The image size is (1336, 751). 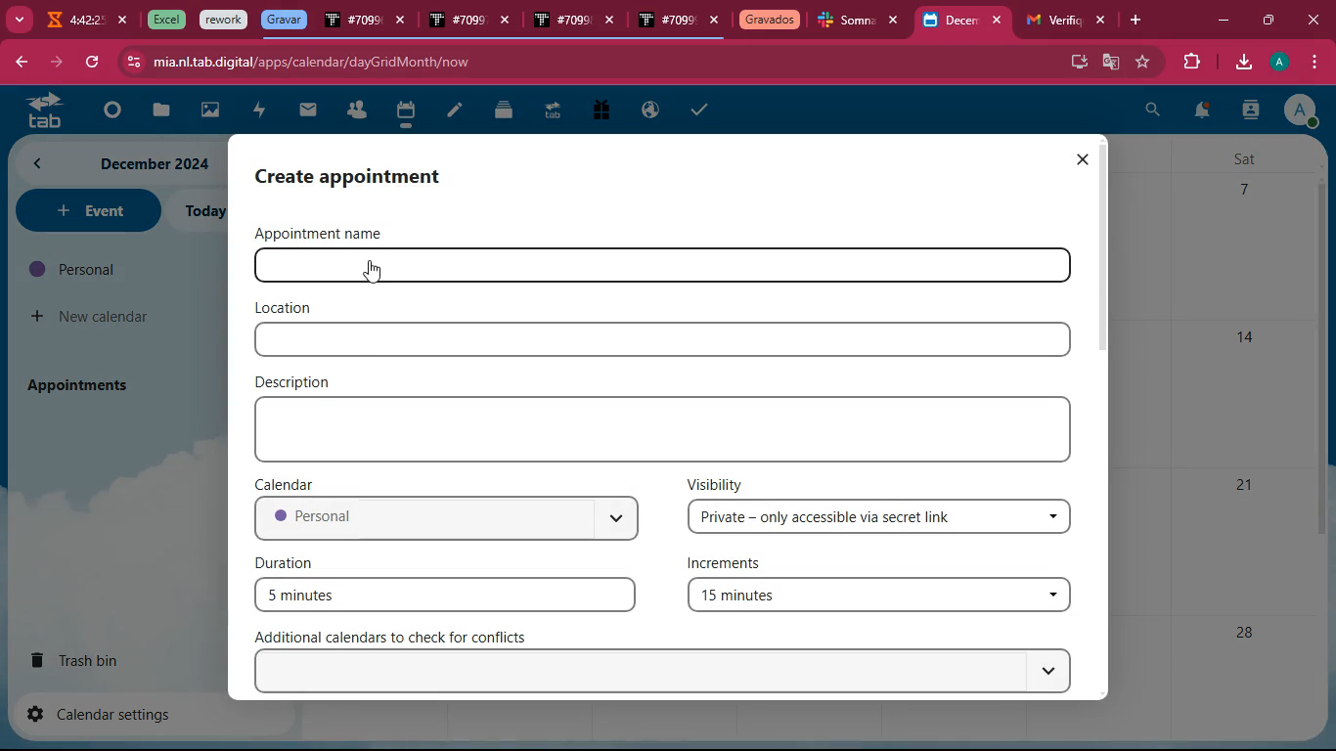 What do you see at coordinates (456, 22) in the screenshot?
I see `tab` at bounding box center [456, 22].